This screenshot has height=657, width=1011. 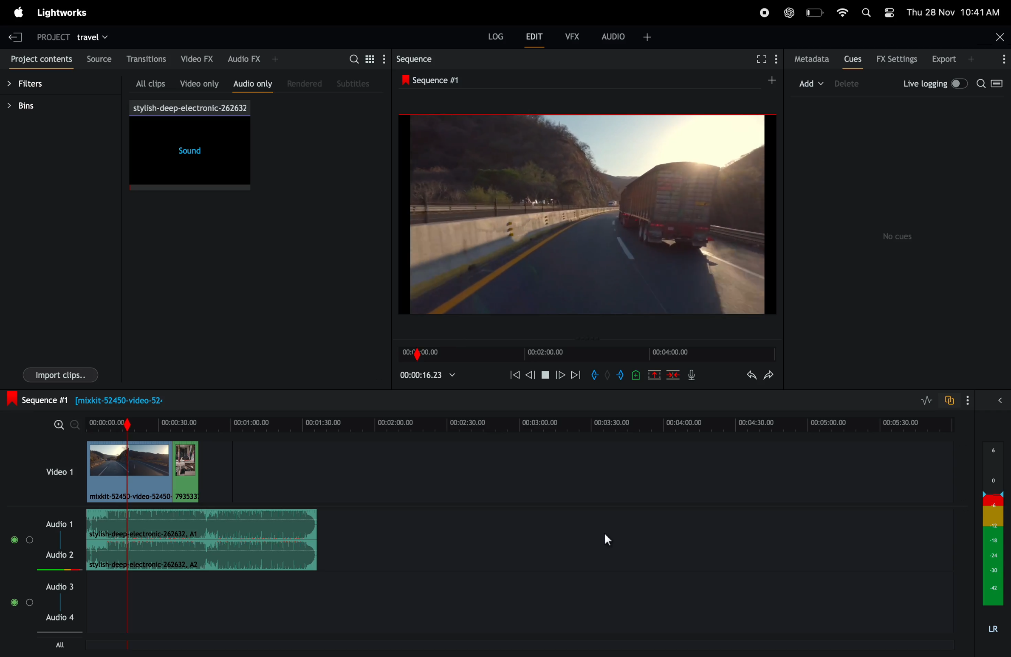 I want to click on add out mark, so click(x=618, y=376).